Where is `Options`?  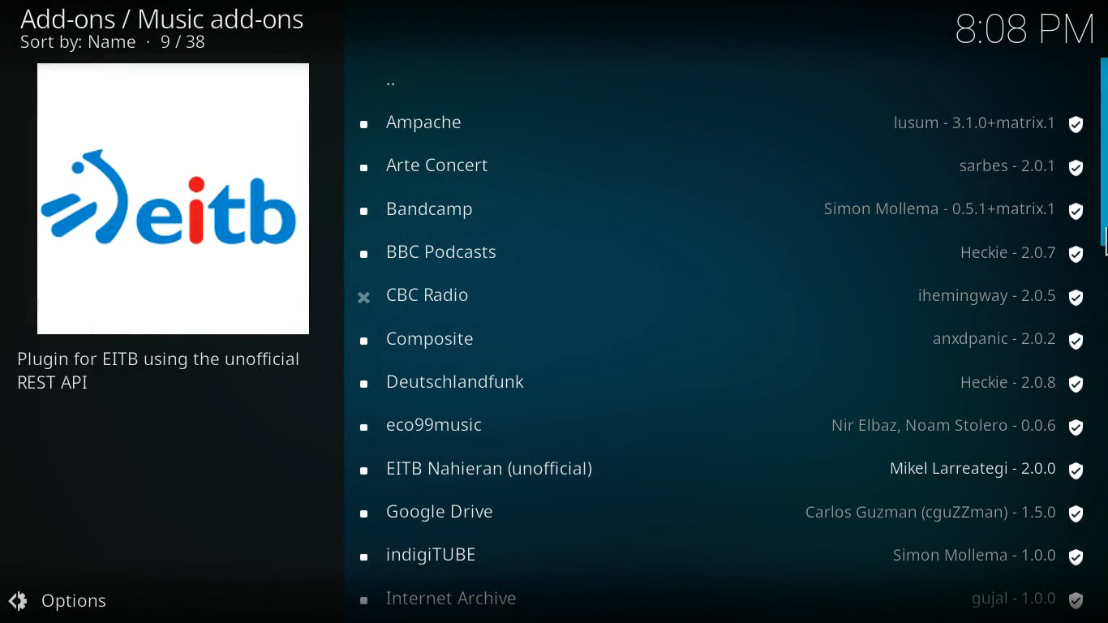 Options is located at coordinates (67, 601).